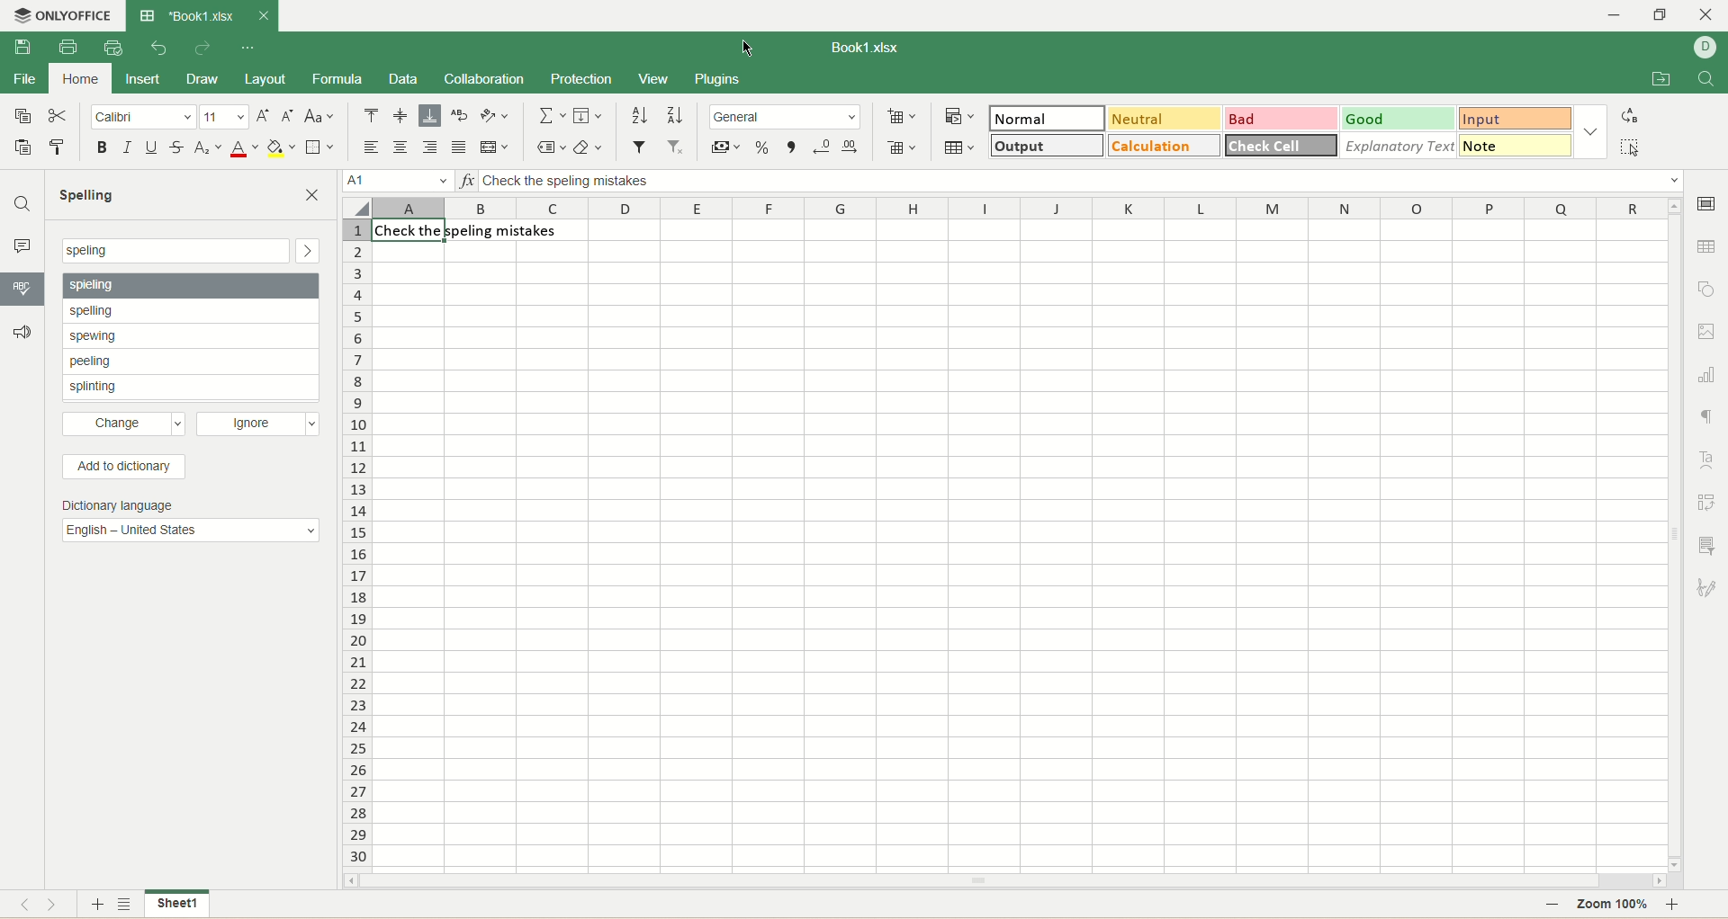  I want to click on maximize, so click(1662, 16).